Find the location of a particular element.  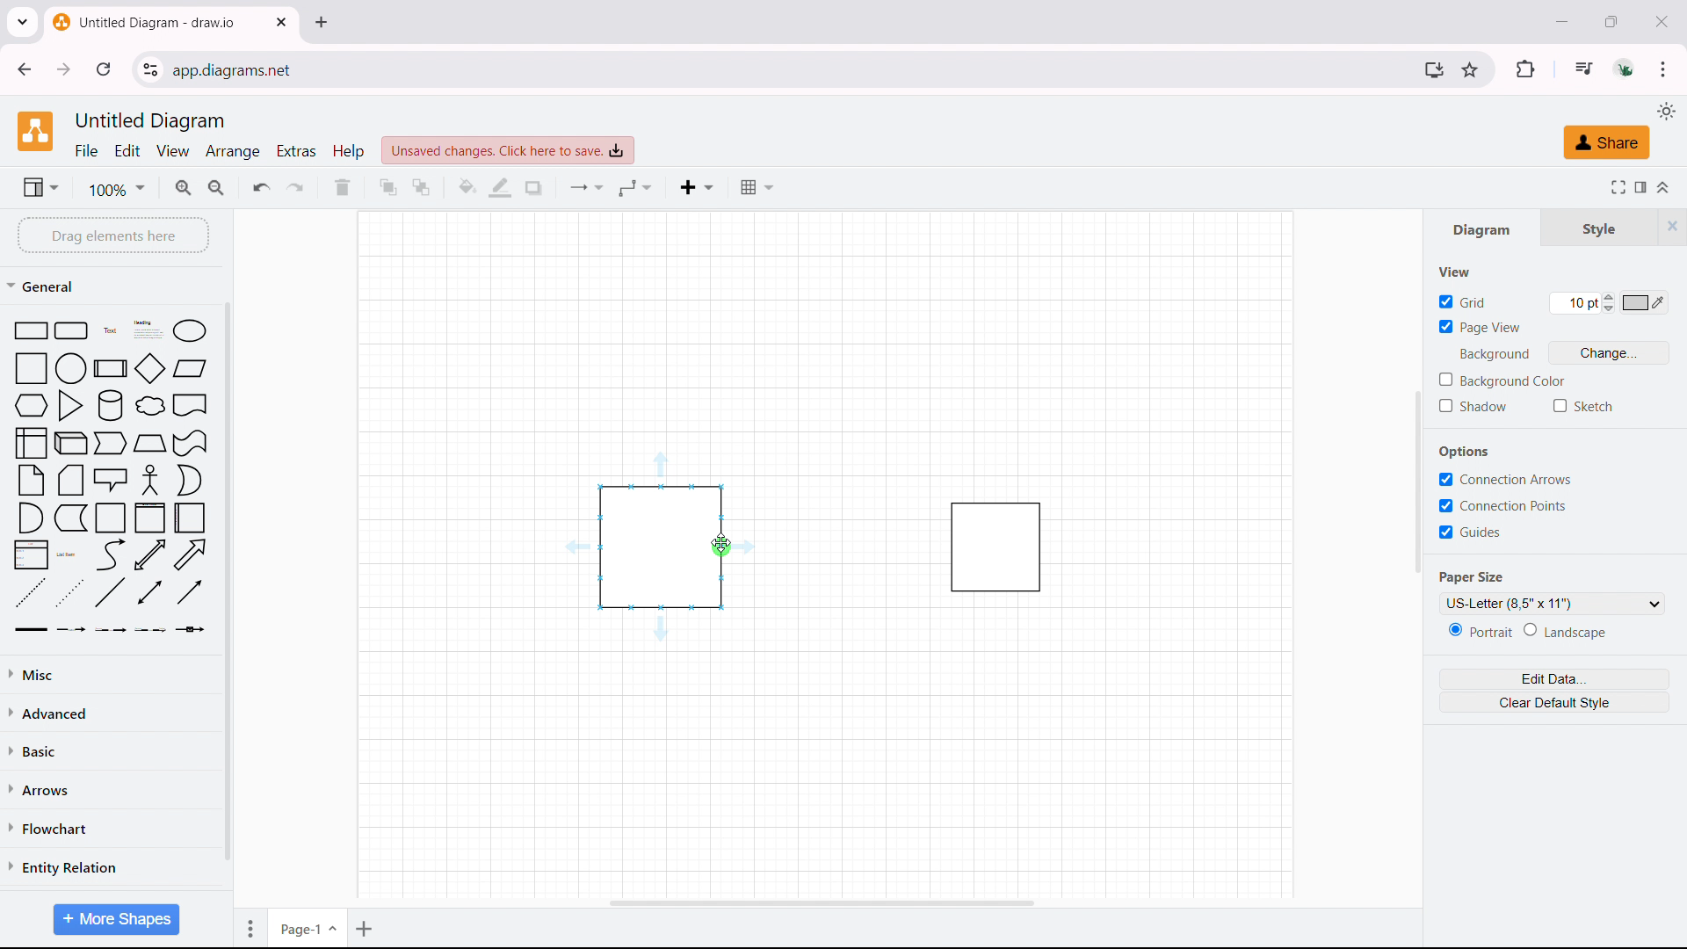

to back is located at coordinates (421, 187).